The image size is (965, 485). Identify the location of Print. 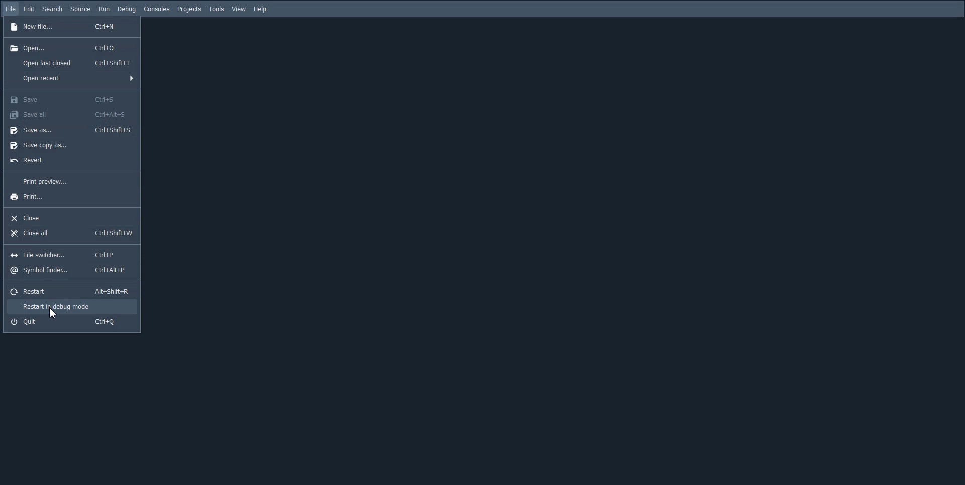
(70, 197).